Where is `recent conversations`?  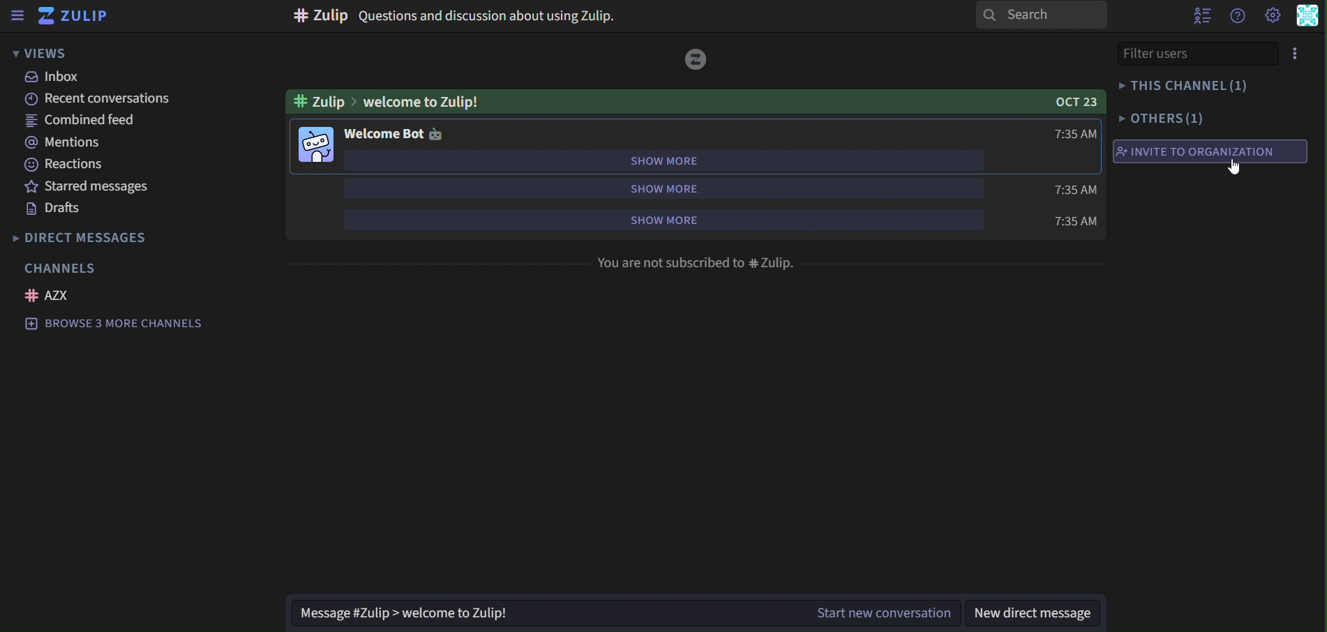
recent conversations is located at coordinates (93, 99).